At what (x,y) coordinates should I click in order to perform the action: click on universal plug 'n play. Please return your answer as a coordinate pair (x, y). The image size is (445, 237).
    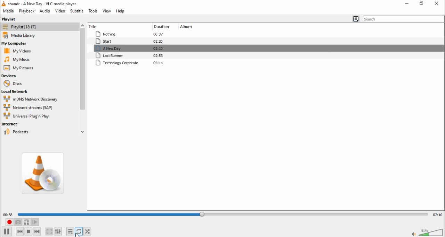
    Looking at the image, I should click on (26, 116).